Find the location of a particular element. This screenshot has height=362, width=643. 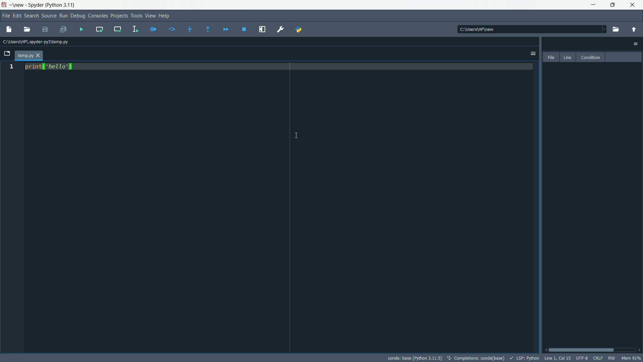

run selection is located at coordinates (135, 29).